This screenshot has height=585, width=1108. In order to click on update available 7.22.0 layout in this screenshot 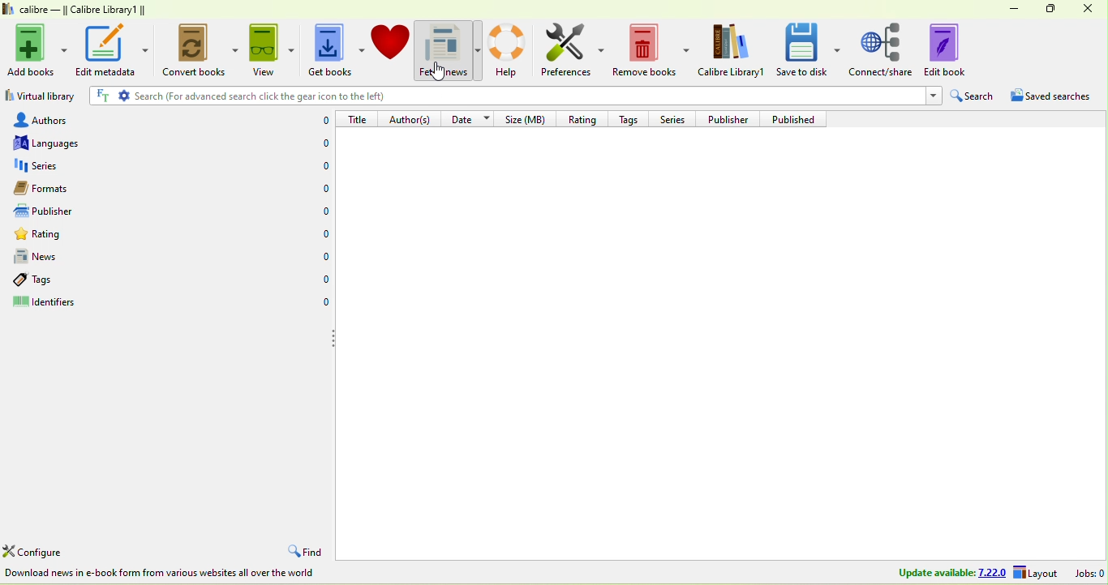, I will do `click(946, 573)`.